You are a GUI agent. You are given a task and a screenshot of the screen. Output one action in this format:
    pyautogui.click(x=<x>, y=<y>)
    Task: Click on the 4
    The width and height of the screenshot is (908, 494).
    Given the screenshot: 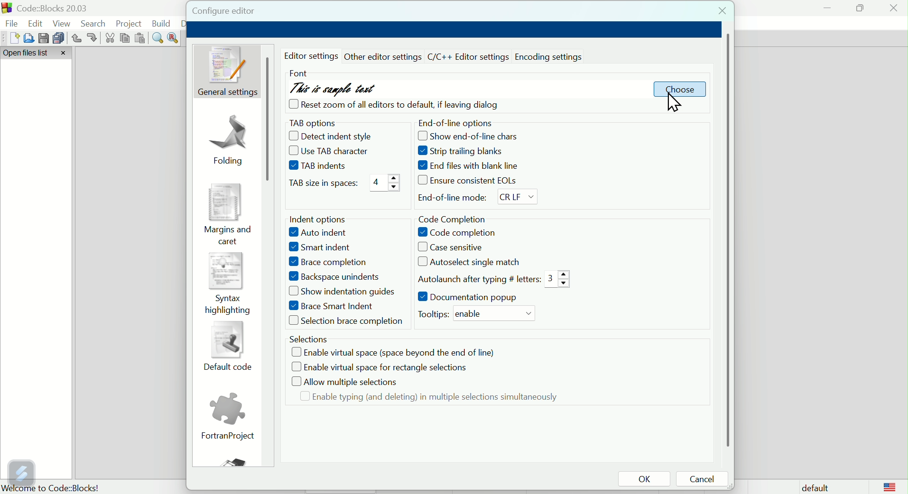 What is the action you would take?
    pyautogui.click(x=385, y=183)
    